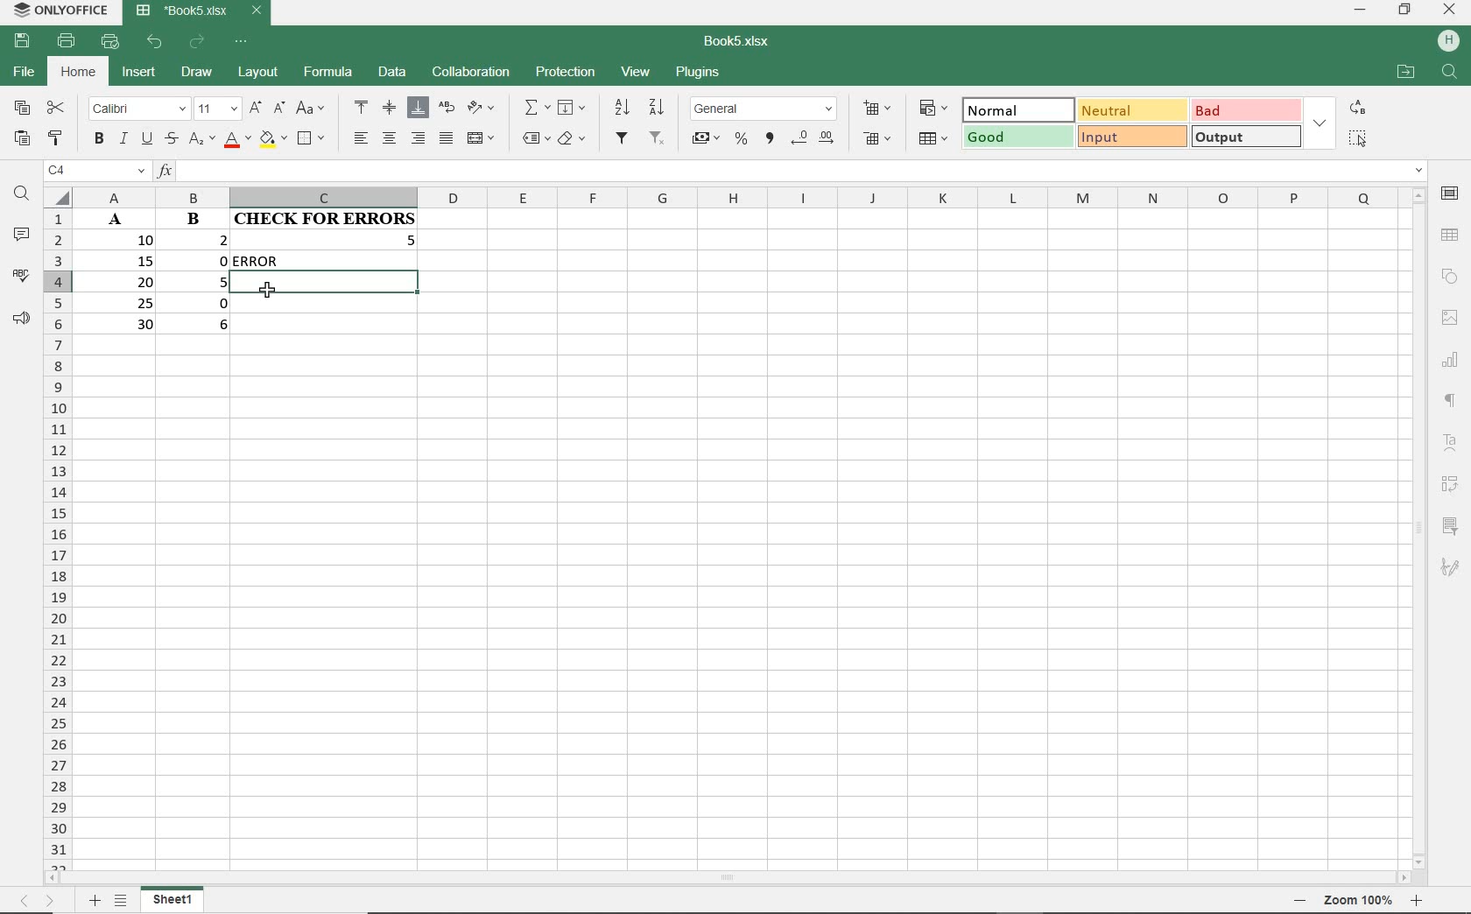 Image resolution: width=1471 pixels, height=914 pixels. Describe the element at coordinates (1449, 525) in the screenshot. I see `SLICER` at that location.